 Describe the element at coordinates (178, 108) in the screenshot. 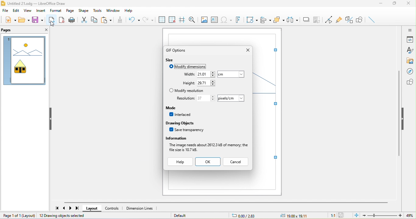

I see `mode` at that location.